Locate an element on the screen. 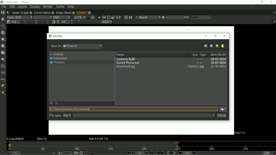 The height and width of the screenshot is (155, 276). Forces a new render of the current frame is located at coordinates (125, 17).